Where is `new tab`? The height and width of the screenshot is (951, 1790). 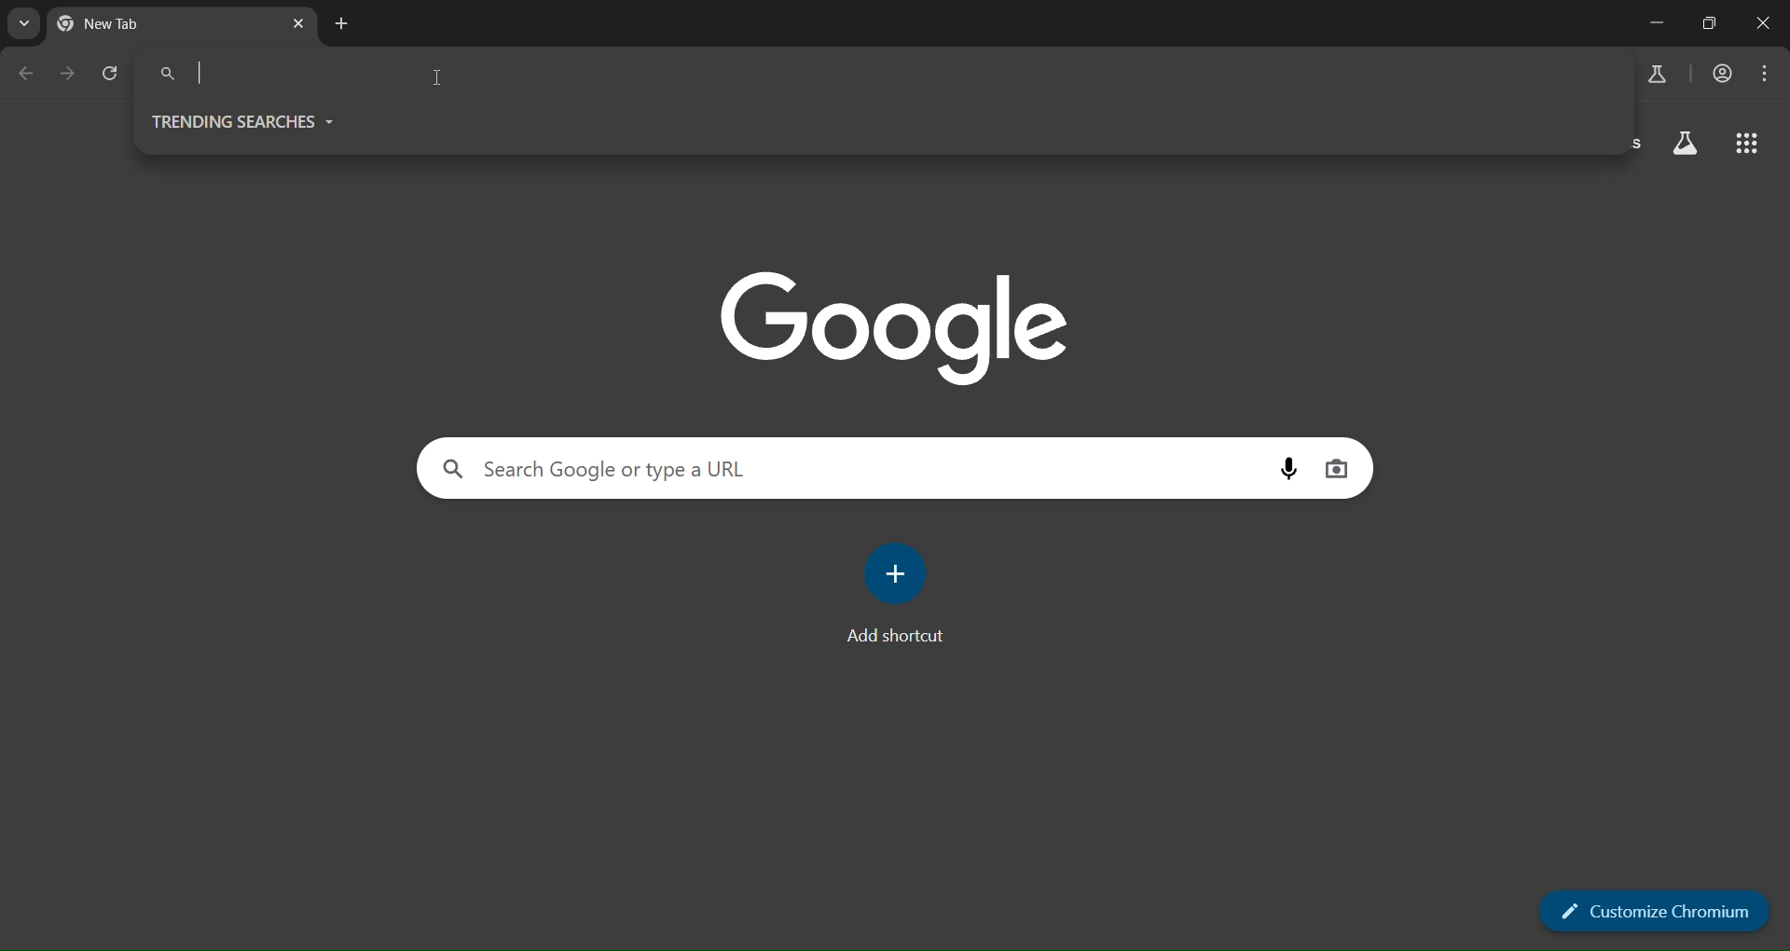 new tab is located at coordinates (345, 25).